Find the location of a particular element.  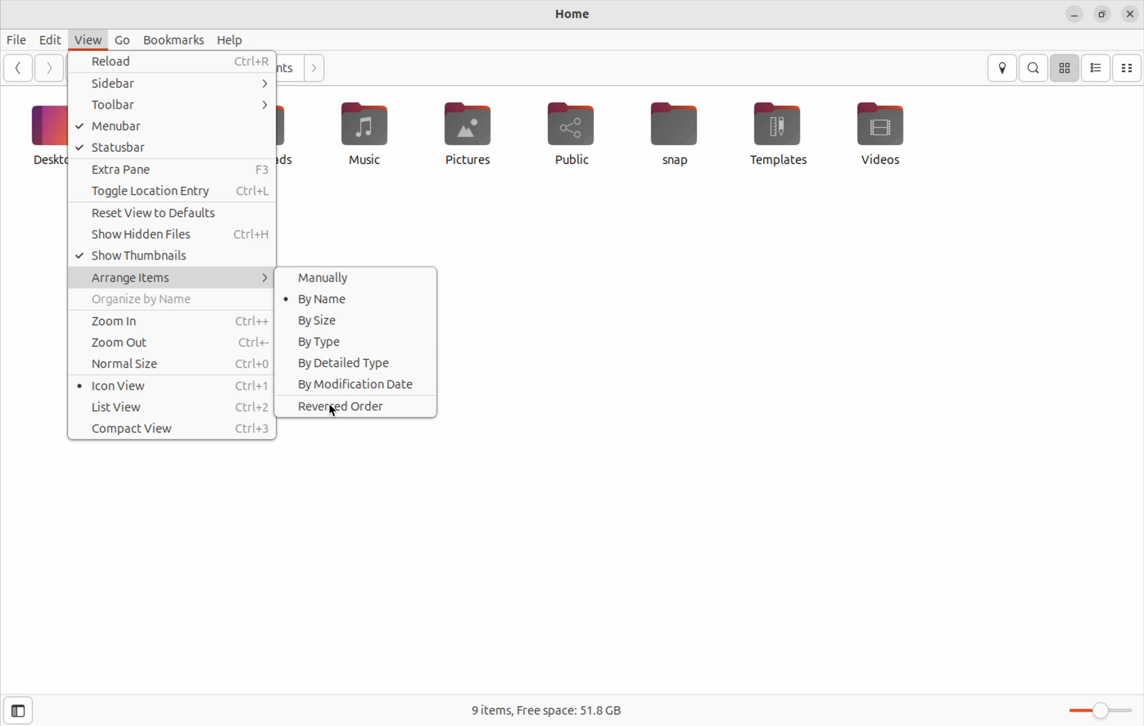

by size is located at coordinates (358, 319).